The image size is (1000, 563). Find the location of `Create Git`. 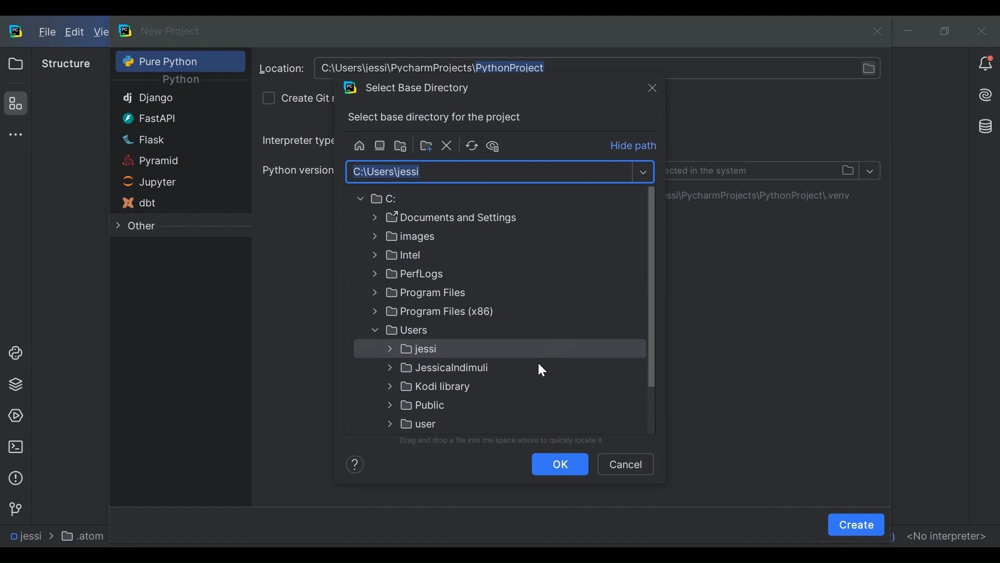

Create Git is located at coordinates (307, 97).